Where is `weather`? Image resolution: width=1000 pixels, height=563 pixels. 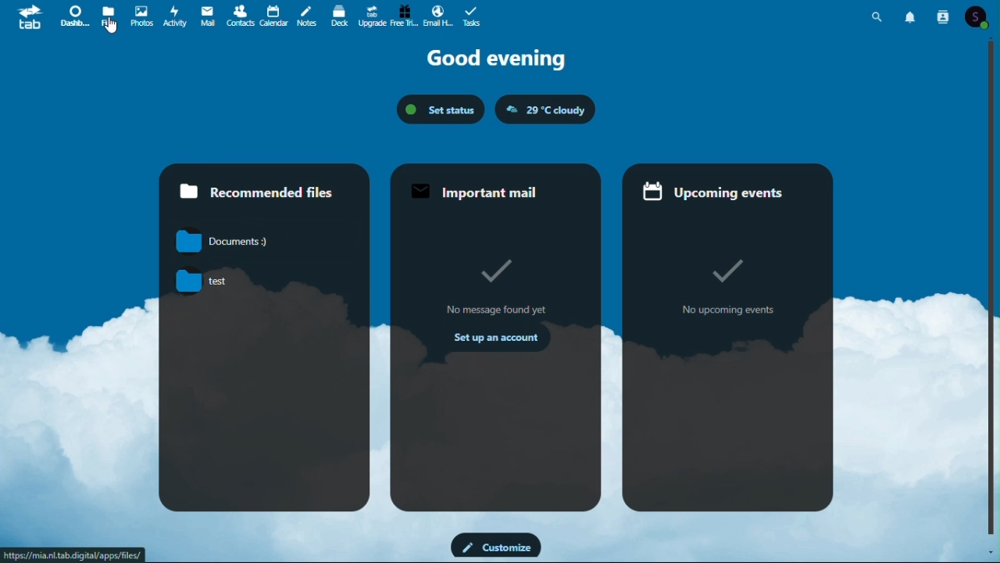 weather is located at coordinates (545, 109).